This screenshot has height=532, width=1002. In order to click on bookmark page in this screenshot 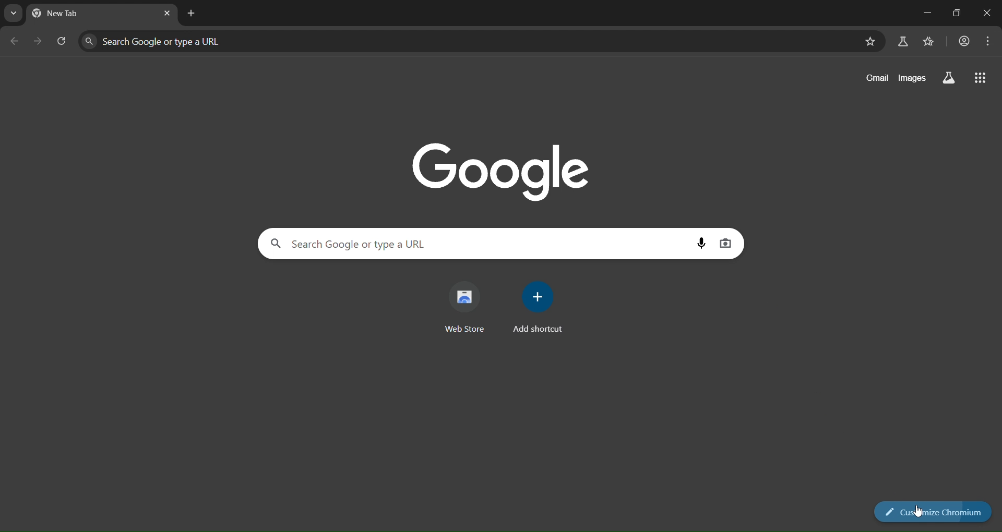, I will do `click(870, 42)`.